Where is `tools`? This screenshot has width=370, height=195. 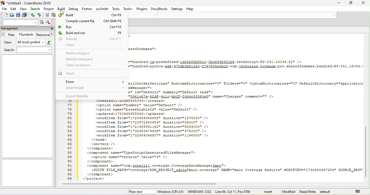 tools is located at coordinates (115, 9).